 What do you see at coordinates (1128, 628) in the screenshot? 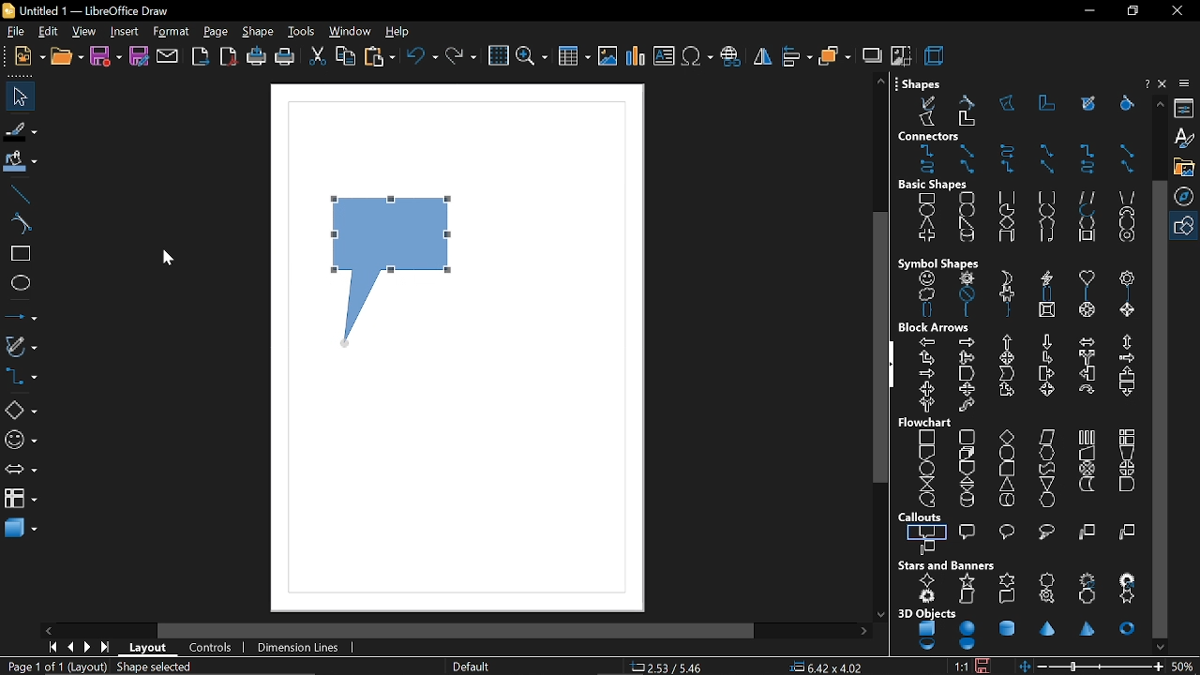
I see `torus` at bounding box center [1128, 628].